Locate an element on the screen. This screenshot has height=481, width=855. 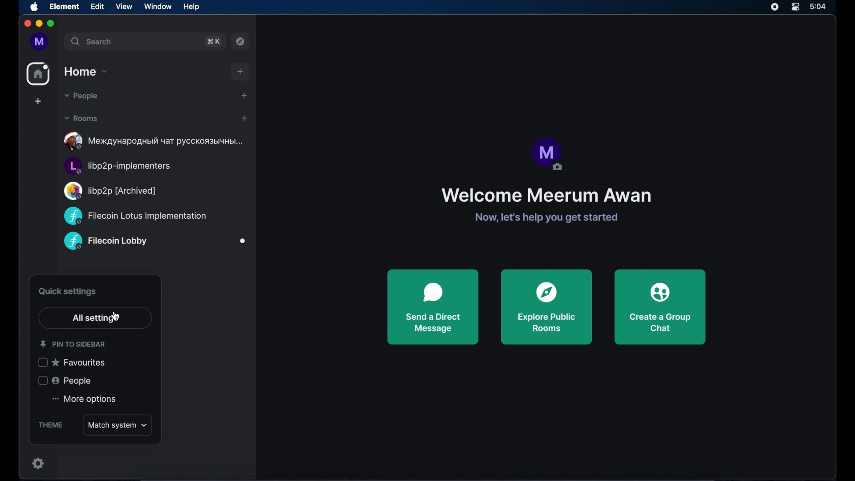
cursor is located at coordinates (115, 317).